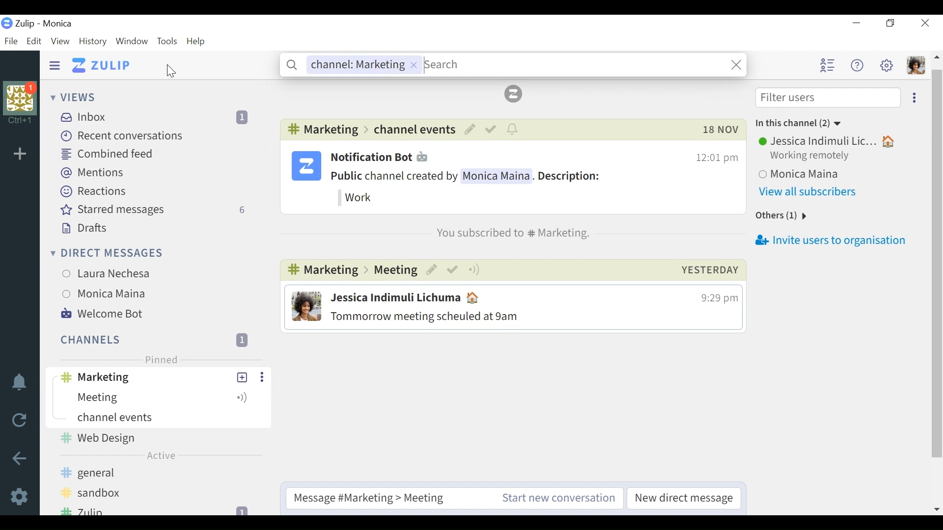  Describe the element at coordinates (303, 306) in the screenshot. I see `profile picture` at that location.